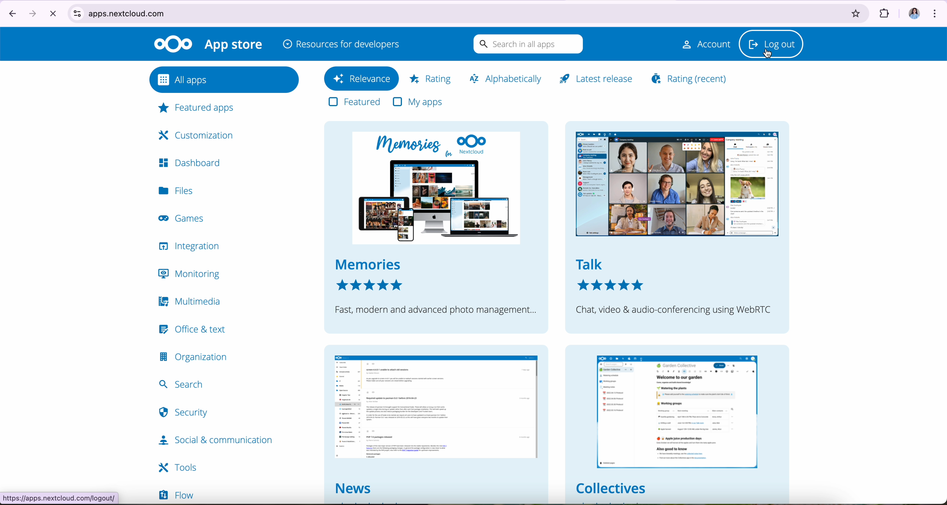 The height and width of the screenshot is (505, 947). What do you see at coordinates (225, 79) in the screenshot?
I see `all apps button` at bounding box center [225, 79].